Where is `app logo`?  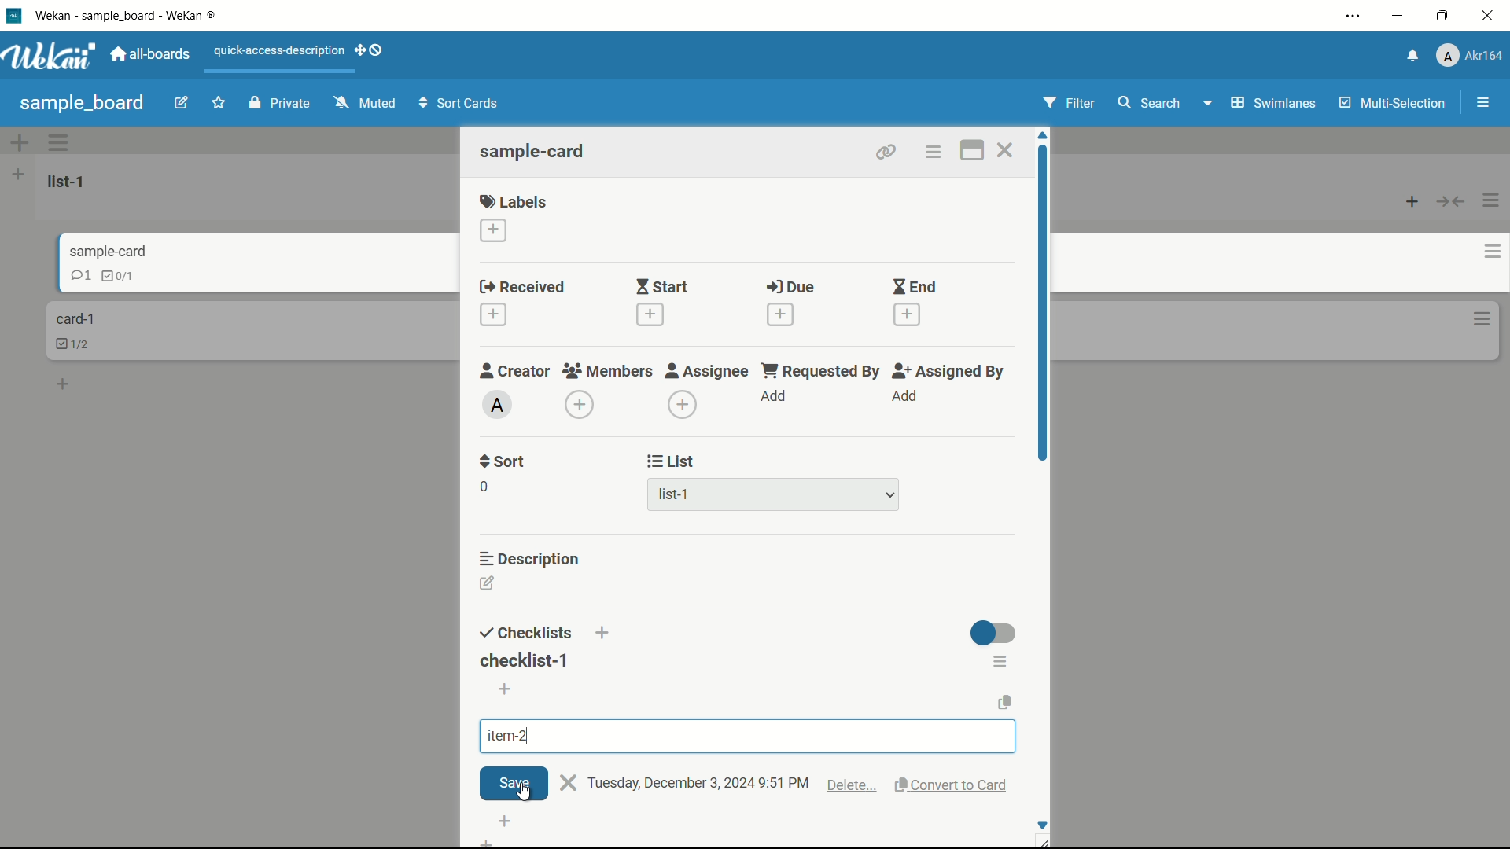 app logo is located at coordinates (50, 55).